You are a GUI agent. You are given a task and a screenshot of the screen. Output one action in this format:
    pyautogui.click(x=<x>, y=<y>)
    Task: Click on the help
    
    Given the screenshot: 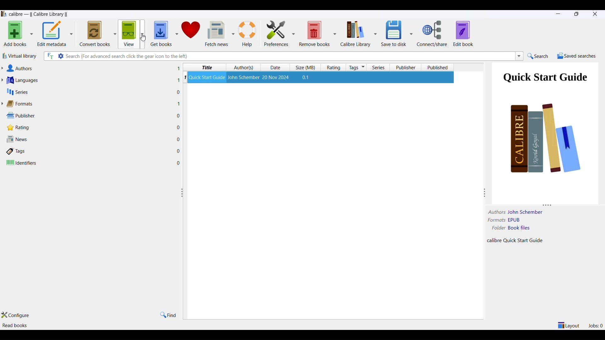 What is the action you would take?
    pyautogui.click(x=249, y=33)
    